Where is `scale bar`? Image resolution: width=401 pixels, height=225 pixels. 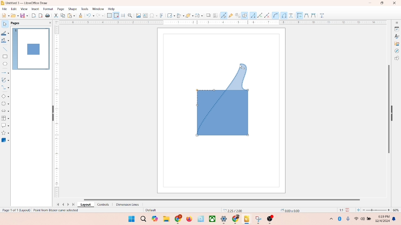
scale bar is located at coordinates (221, 22).